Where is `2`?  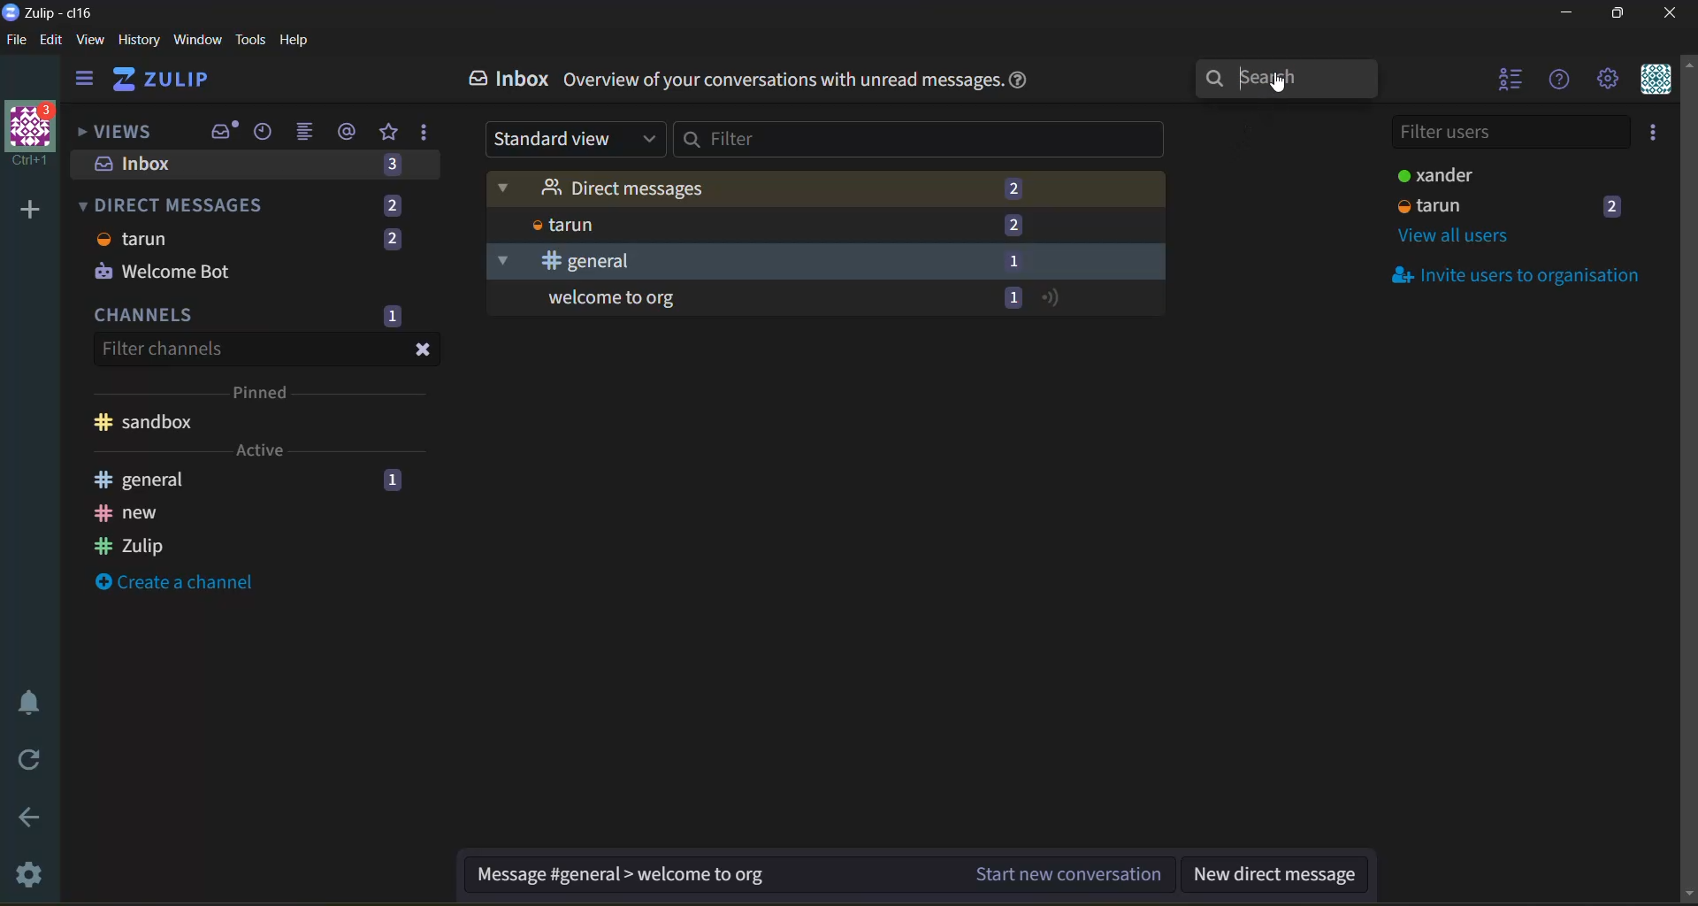
2 is located at coordinates (1008, 187).